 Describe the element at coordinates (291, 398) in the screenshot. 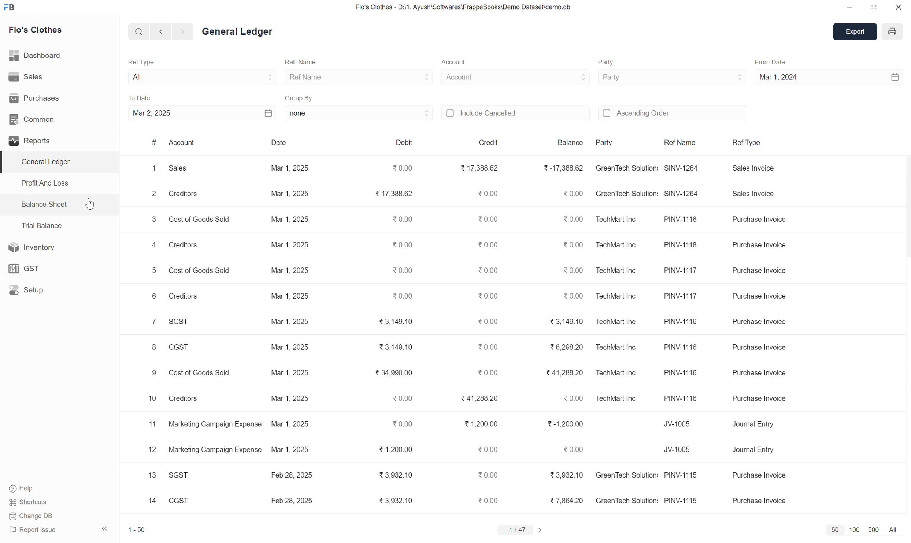

I see `Mar 1, 2025` at that location.